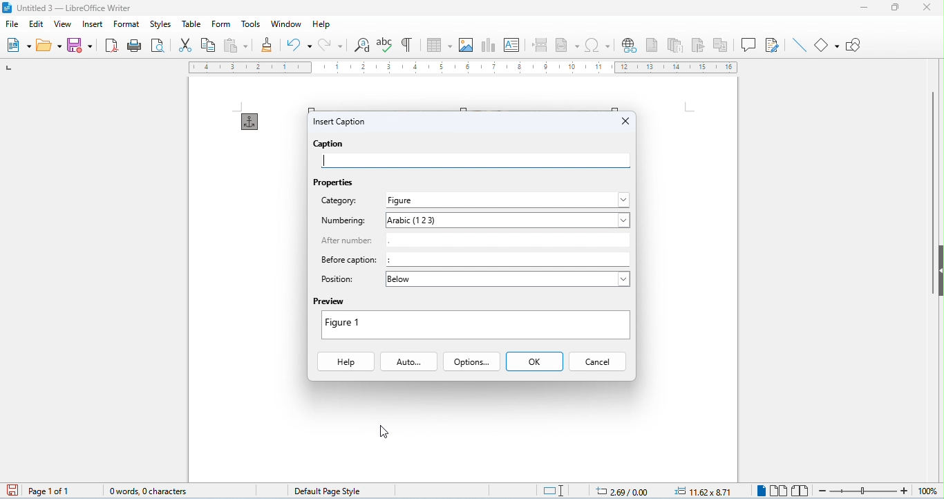  What do you see at coordinates (700, 45) in the screenshot?
I see `insert bookmark` at bounding box center [700, 45].